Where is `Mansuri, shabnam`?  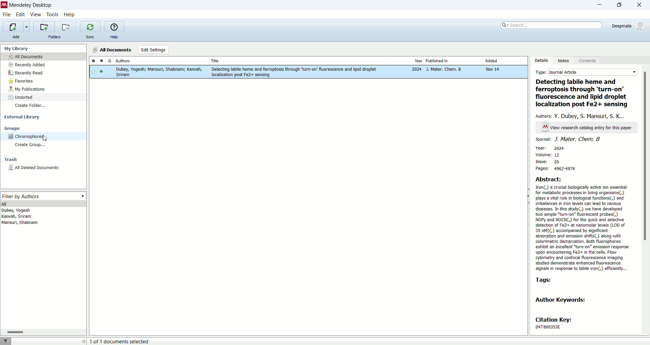
Mansuri, shabnam is located at coordinates (21, 223).